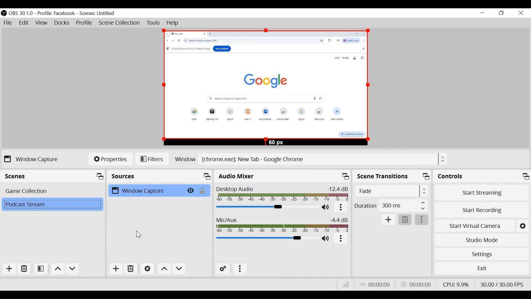 This screenshot has width=531, height=299. I want to click on Remove, so click(131, 269).